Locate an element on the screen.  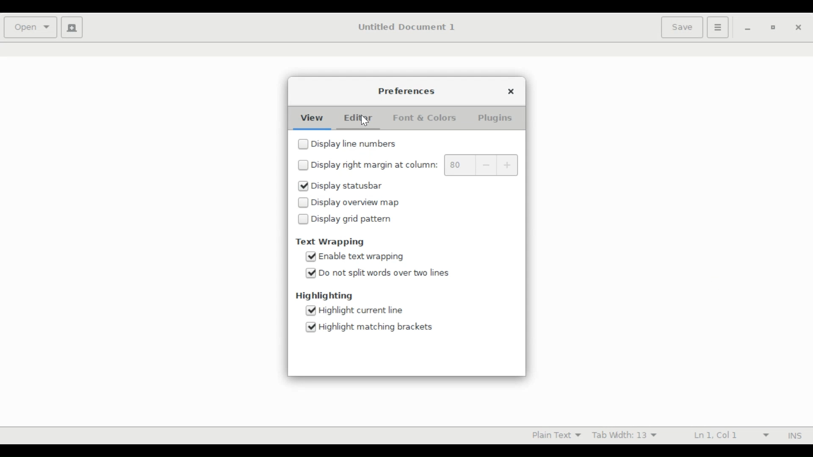
Plugins is located at coordinates (495, 118).